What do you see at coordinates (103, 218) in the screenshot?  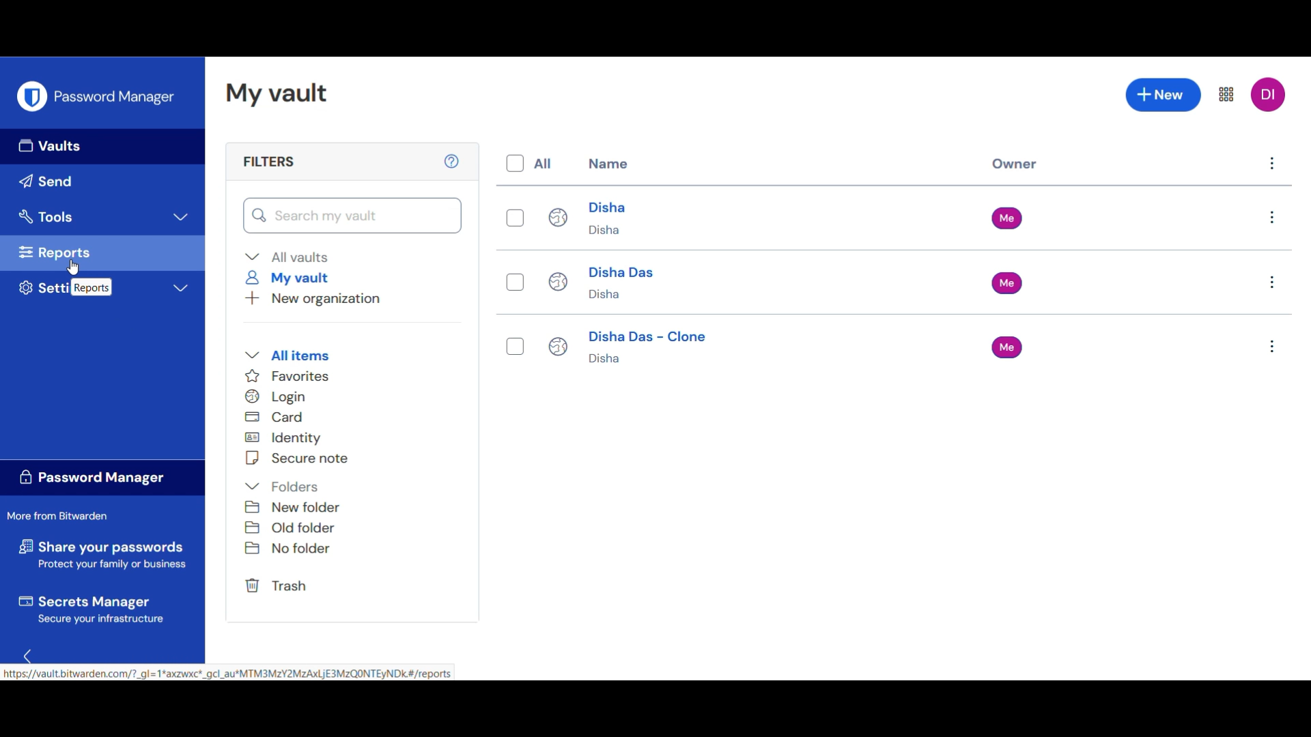 I see `Tools` at bounding box center [103, 218].